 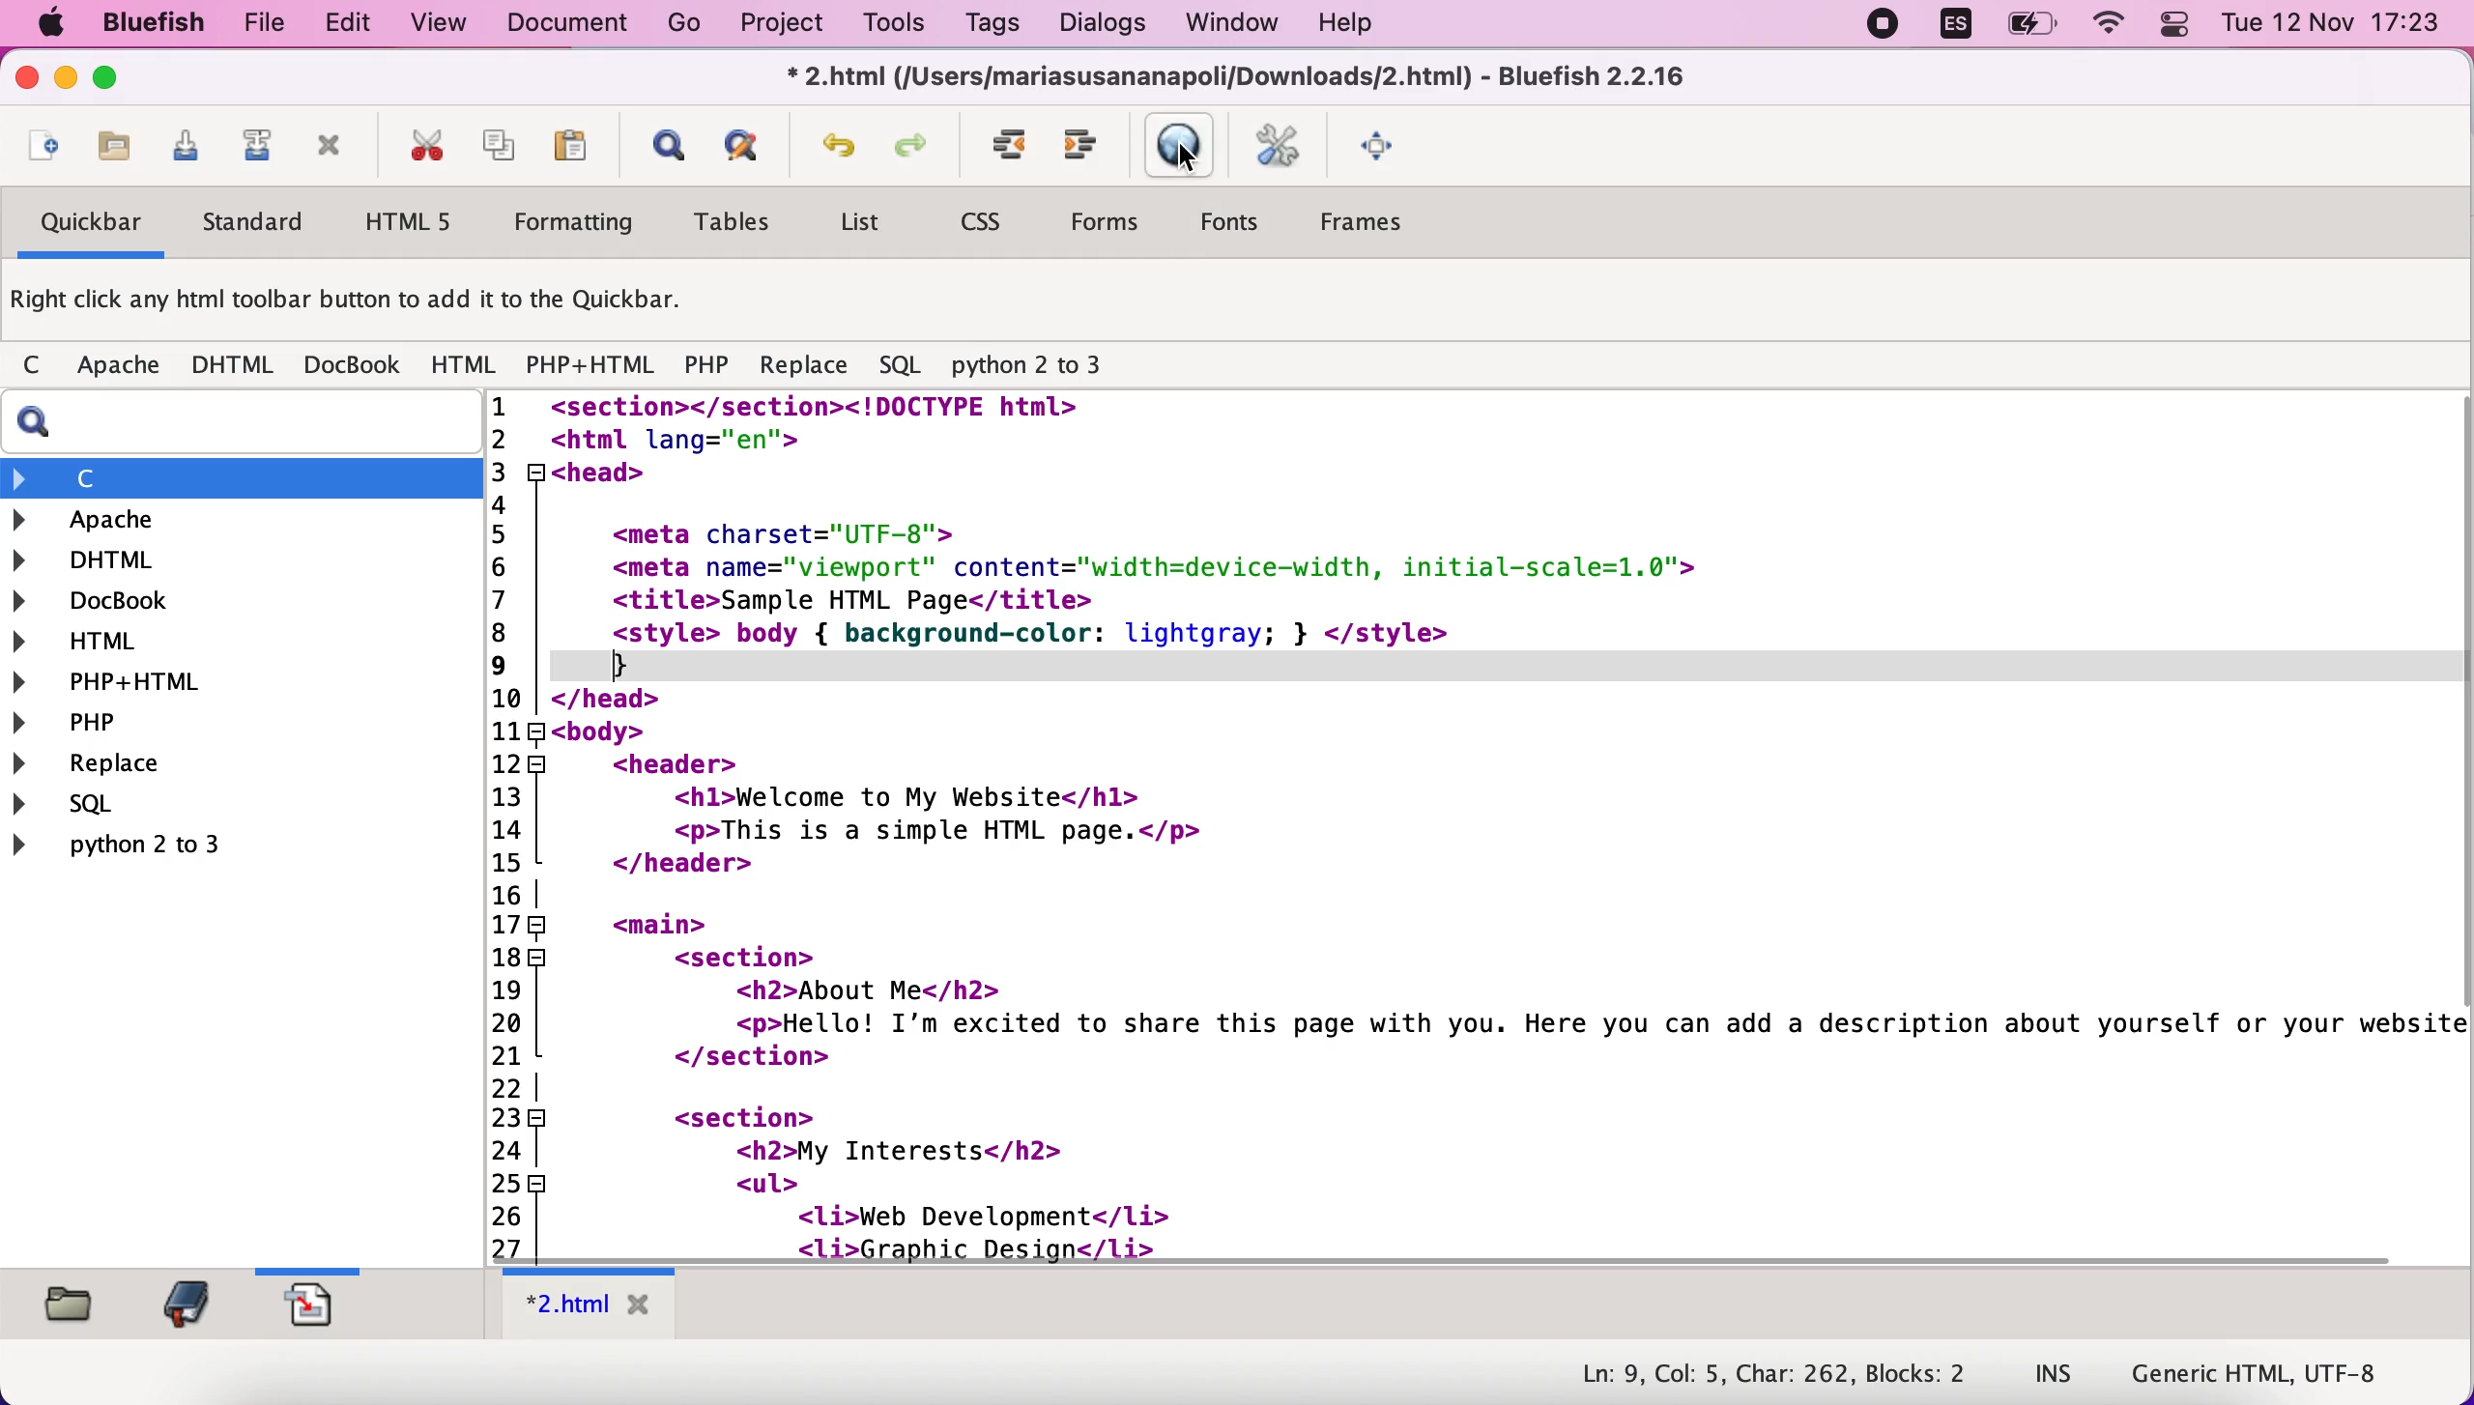 I want to click on control center, so click(x=2172, y=28).